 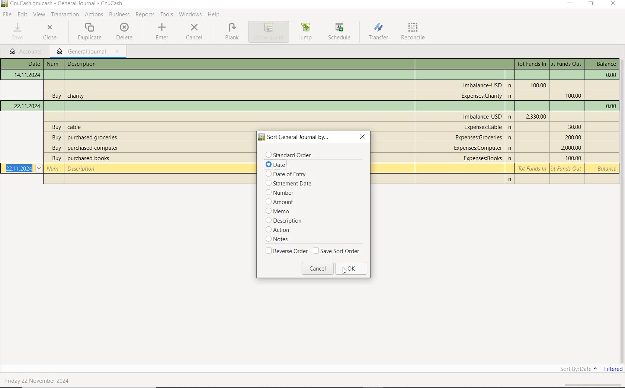 I want to click on SAVE, so click(x=18, y=32).